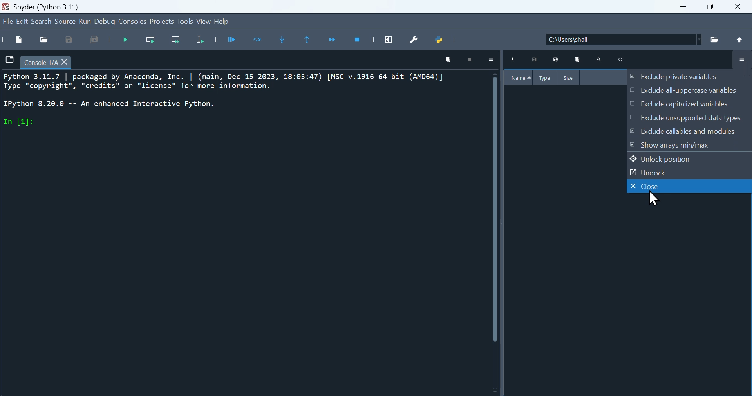 This screenshot has width=752, height=396. What do you see at coordinates (129, 41) in the screenshot?
I see `Debug file` at bounding box center [129, 41].